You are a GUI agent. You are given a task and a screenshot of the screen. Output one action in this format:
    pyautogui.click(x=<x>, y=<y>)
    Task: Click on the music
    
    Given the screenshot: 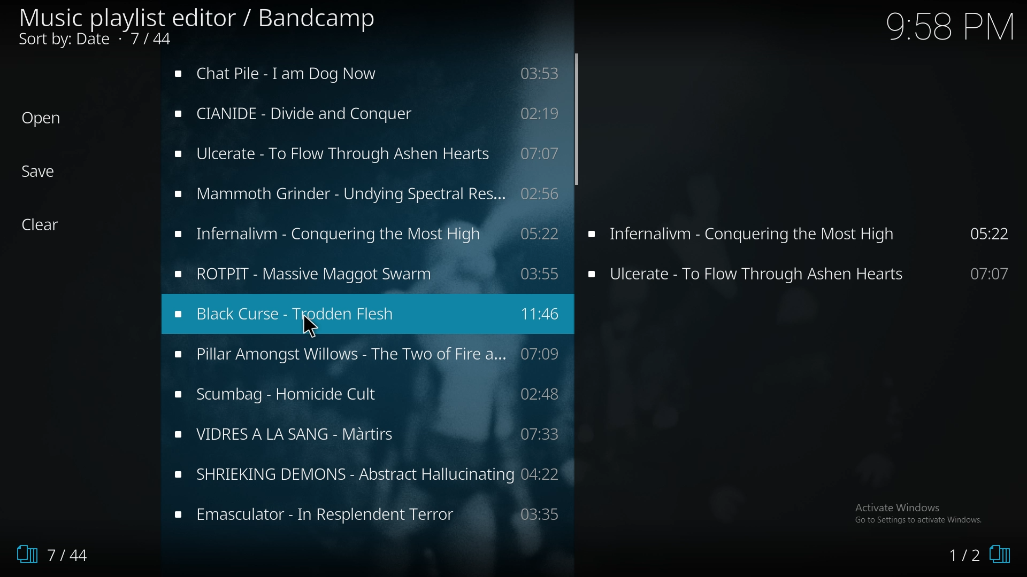 What is the action you would take?
    pyautogui.click(x=367, y=315)
    